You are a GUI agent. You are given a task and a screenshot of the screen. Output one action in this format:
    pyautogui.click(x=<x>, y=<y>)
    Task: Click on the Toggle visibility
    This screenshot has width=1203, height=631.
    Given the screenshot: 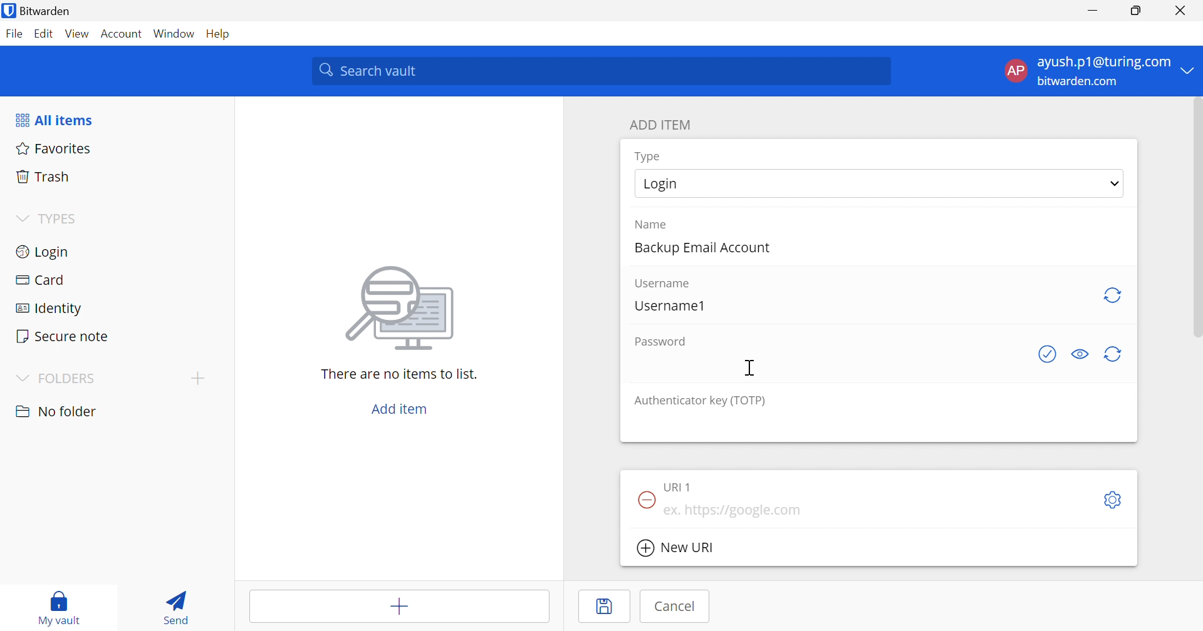 What is the action you would take?
    pyautogui.click(x=1078, y=354)
    